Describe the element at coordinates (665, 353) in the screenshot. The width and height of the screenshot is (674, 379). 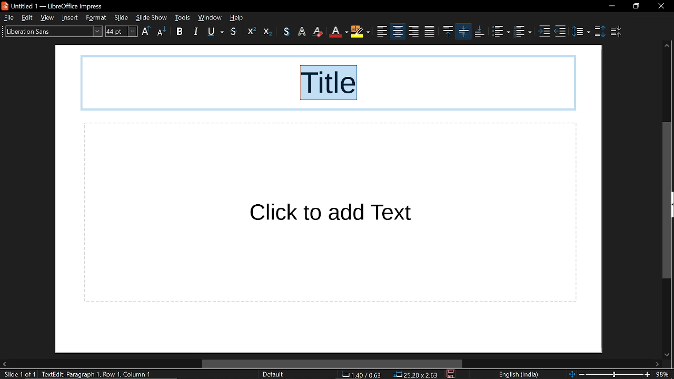
I see `move down` at that location.